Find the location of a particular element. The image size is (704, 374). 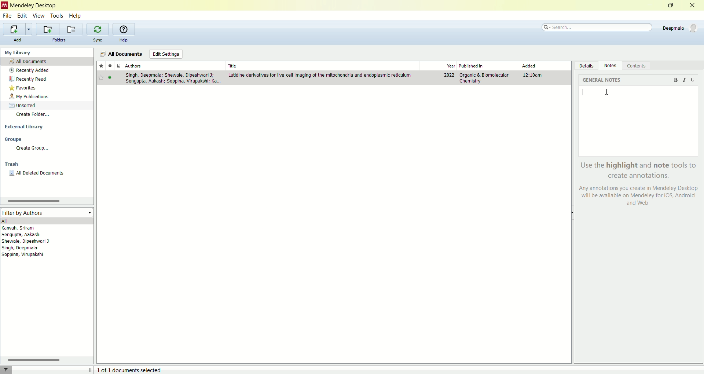

help is located at coordinates (123, 40).